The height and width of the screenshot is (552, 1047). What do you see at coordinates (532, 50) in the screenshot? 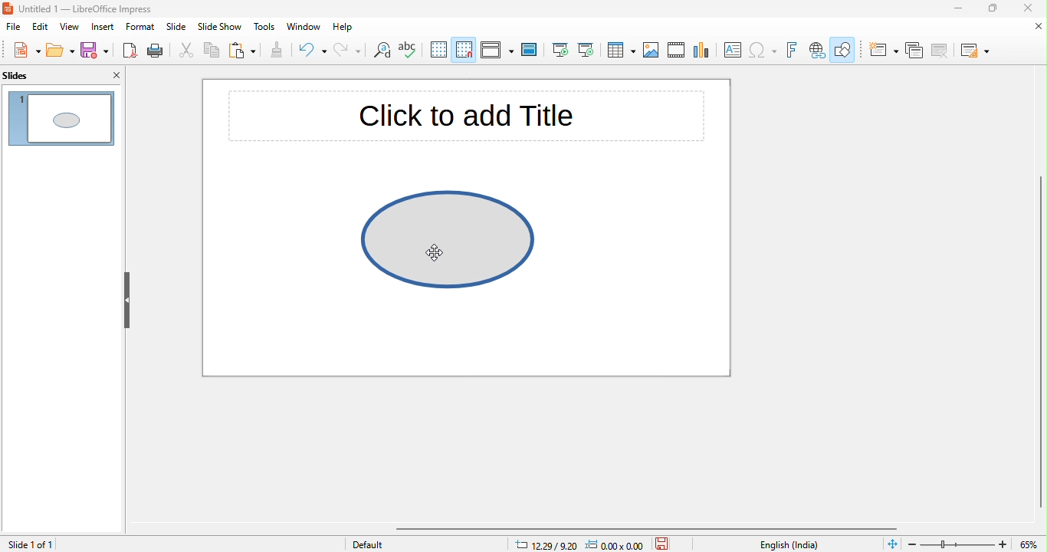
I see `master slide` at bounding box center [532, 50].